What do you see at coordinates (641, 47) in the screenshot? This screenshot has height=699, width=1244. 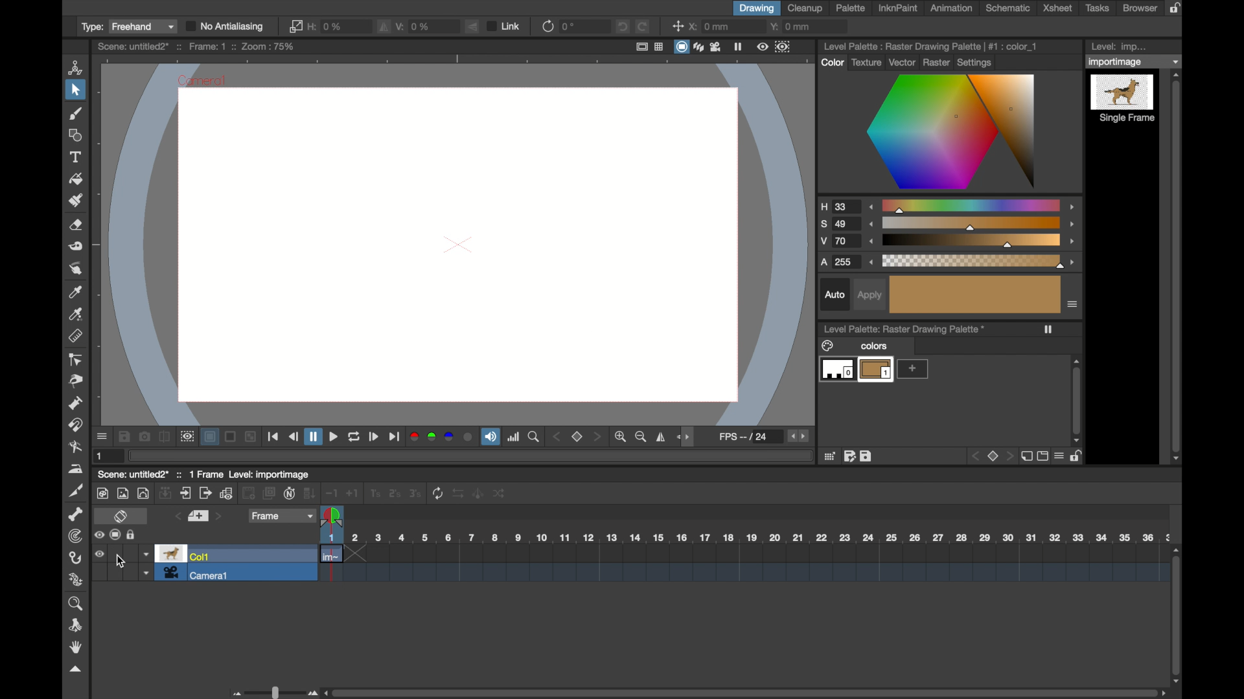 I see `fullscreen` at bounding box center [641, 47].